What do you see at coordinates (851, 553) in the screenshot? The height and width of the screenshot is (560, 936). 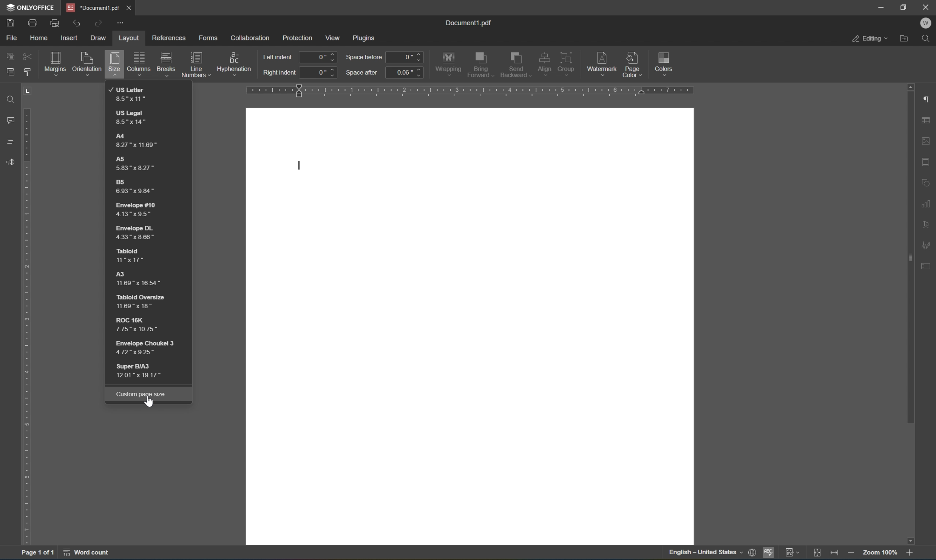 I see `zoom out` at bounding box center [851, 553].